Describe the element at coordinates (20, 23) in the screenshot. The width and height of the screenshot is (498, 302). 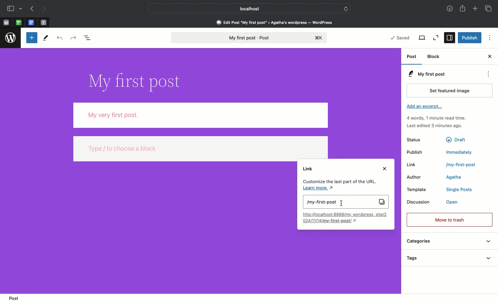
I see `pinned tabs` at that location.